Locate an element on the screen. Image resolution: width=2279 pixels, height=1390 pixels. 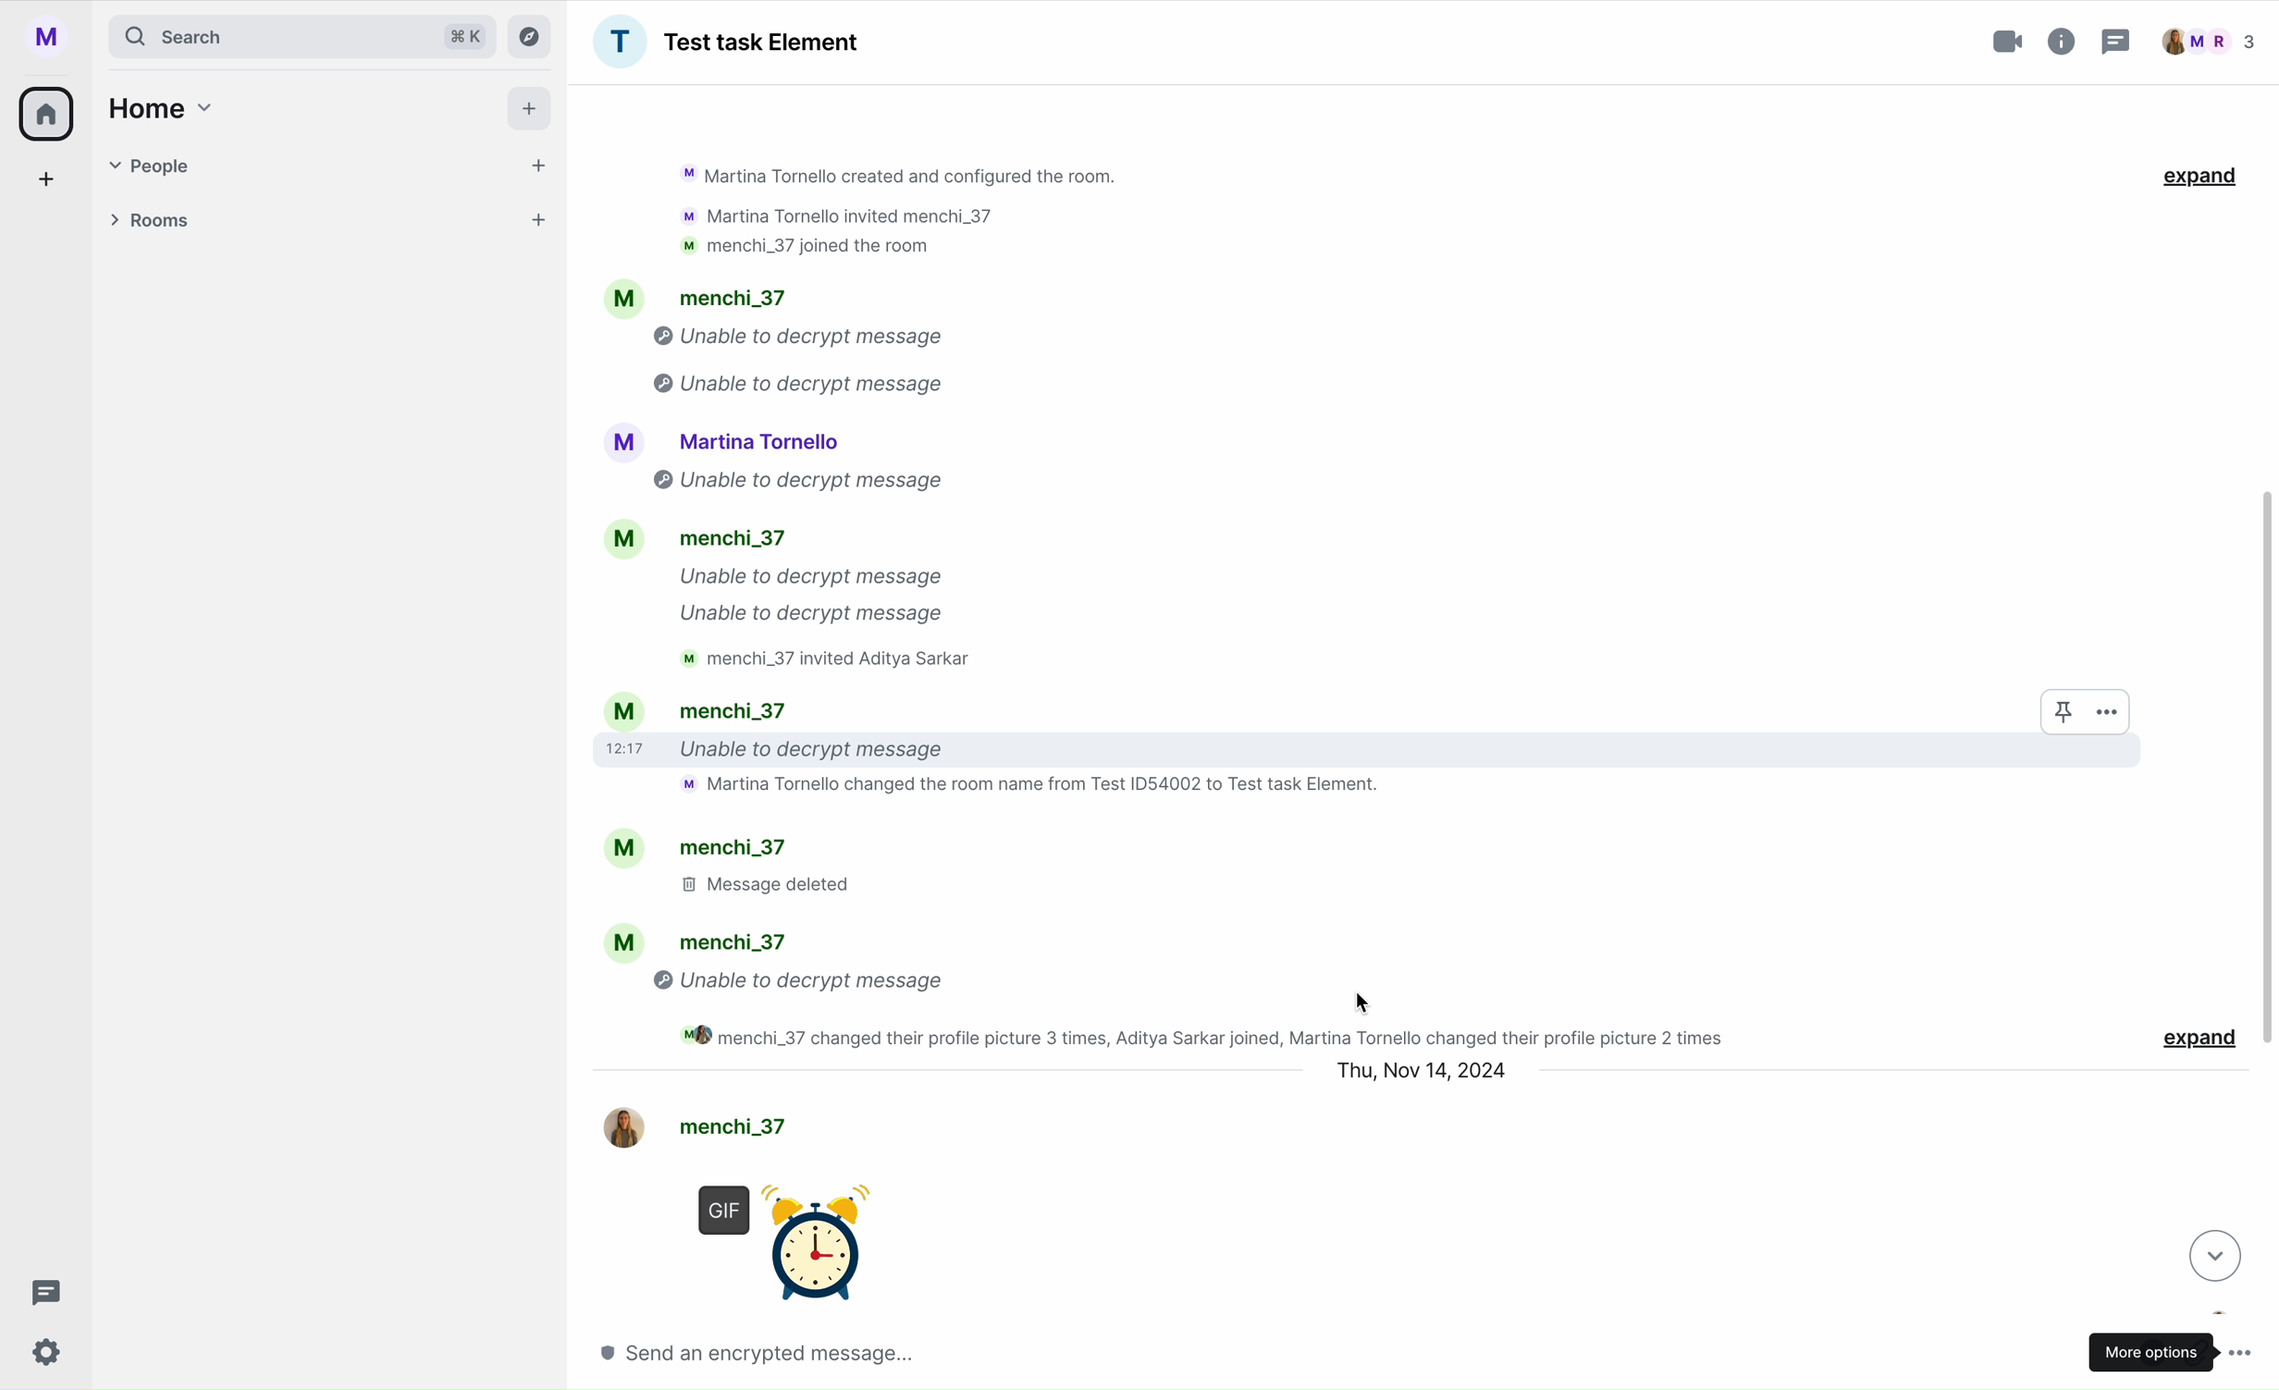
home is located at coordinates (48, 112).